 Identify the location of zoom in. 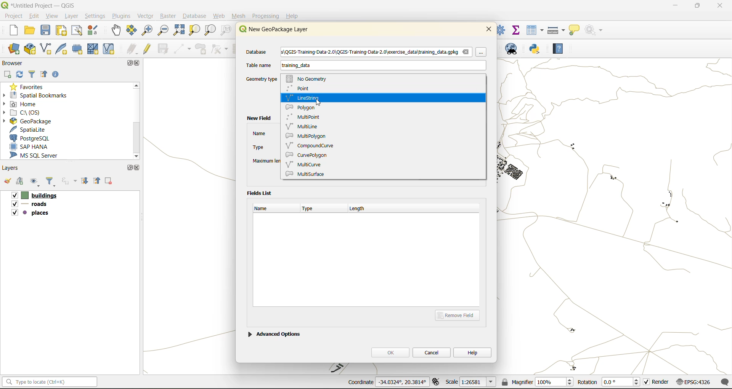
(146, 30).